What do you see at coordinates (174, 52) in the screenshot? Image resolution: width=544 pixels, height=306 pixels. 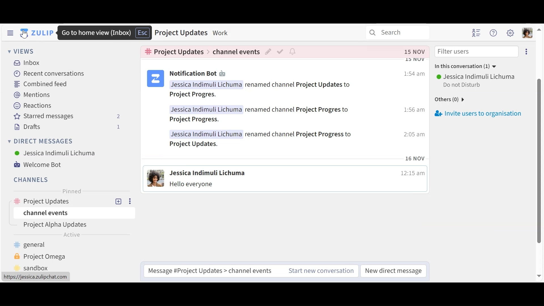 I see `# Project Updates` at bounding box center [174, 52].